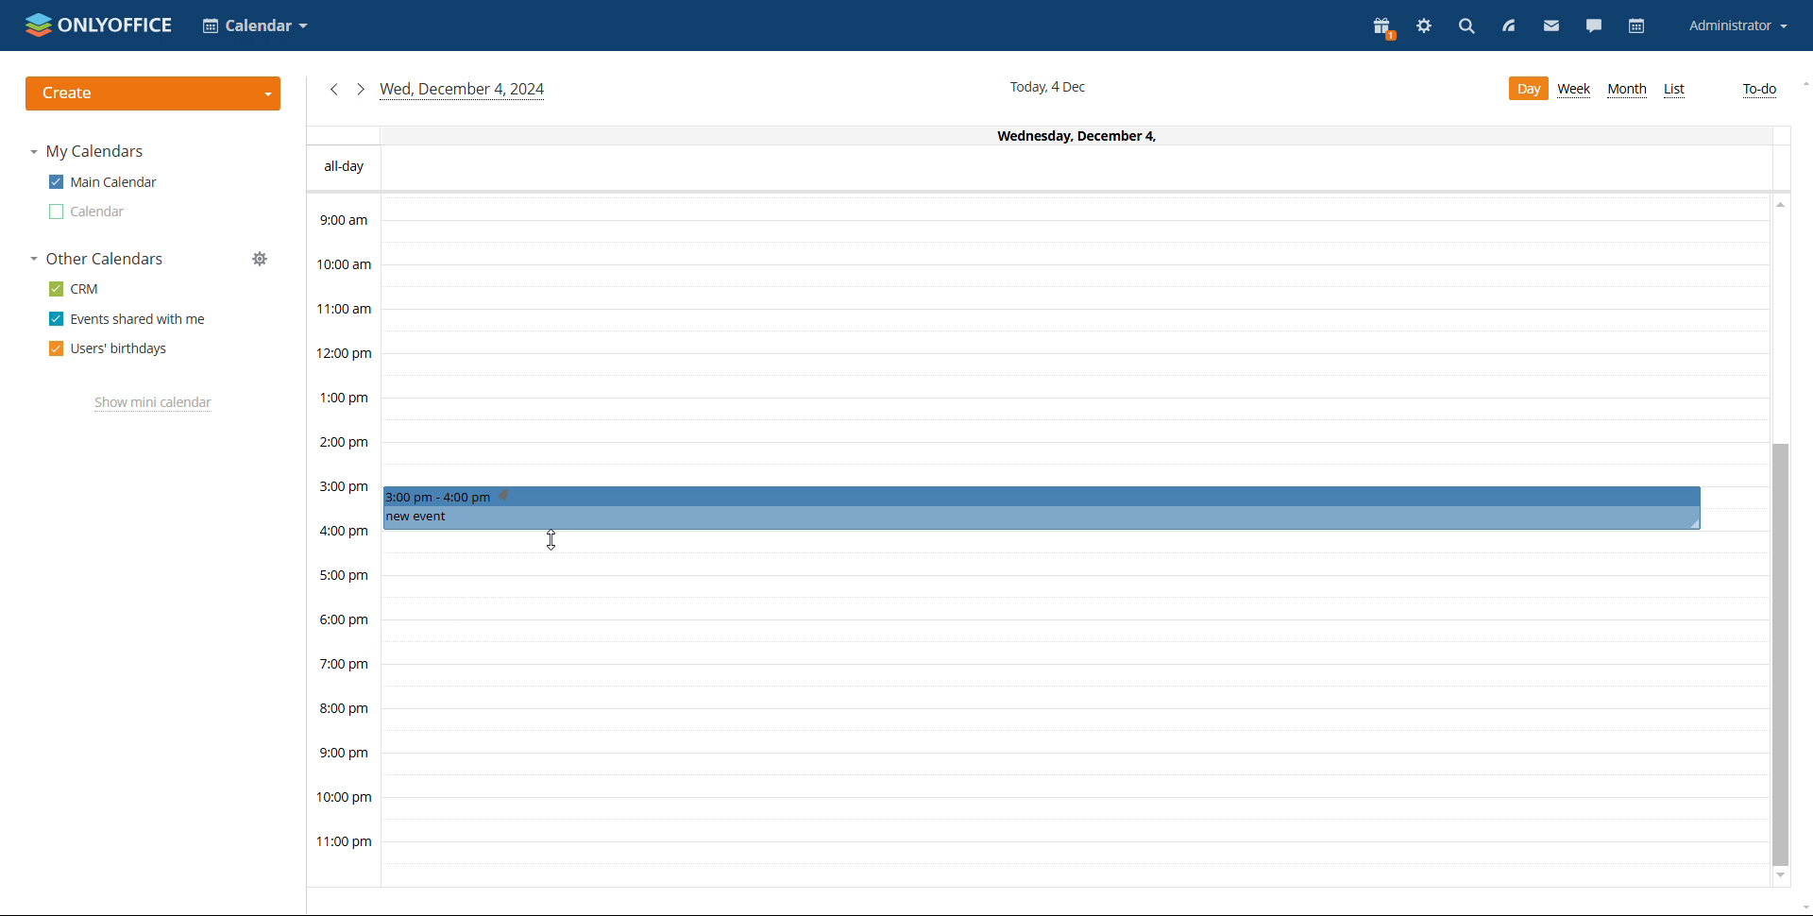  What do you see at coordinates (1074, 365) in the screenshot?
I see `30 min time span` at bounding box center [1074, 365].